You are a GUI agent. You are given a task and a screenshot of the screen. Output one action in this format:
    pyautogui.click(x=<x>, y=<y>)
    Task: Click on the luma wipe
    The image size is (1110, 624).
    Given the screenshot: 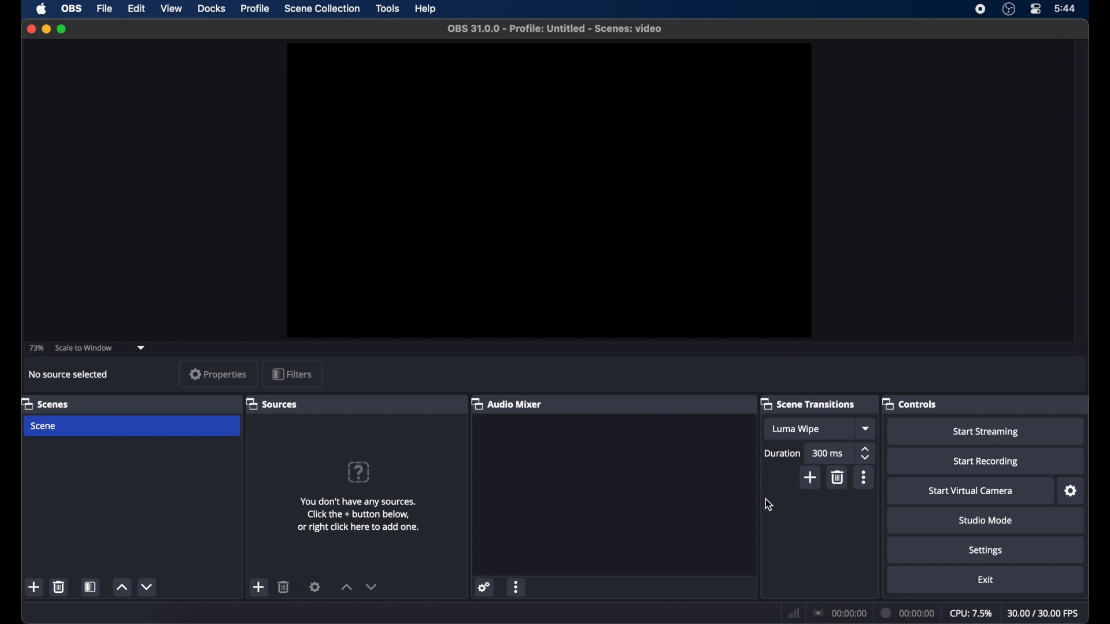 What is the action you would take?
    pyautogui.click(x=797, y=429)
    